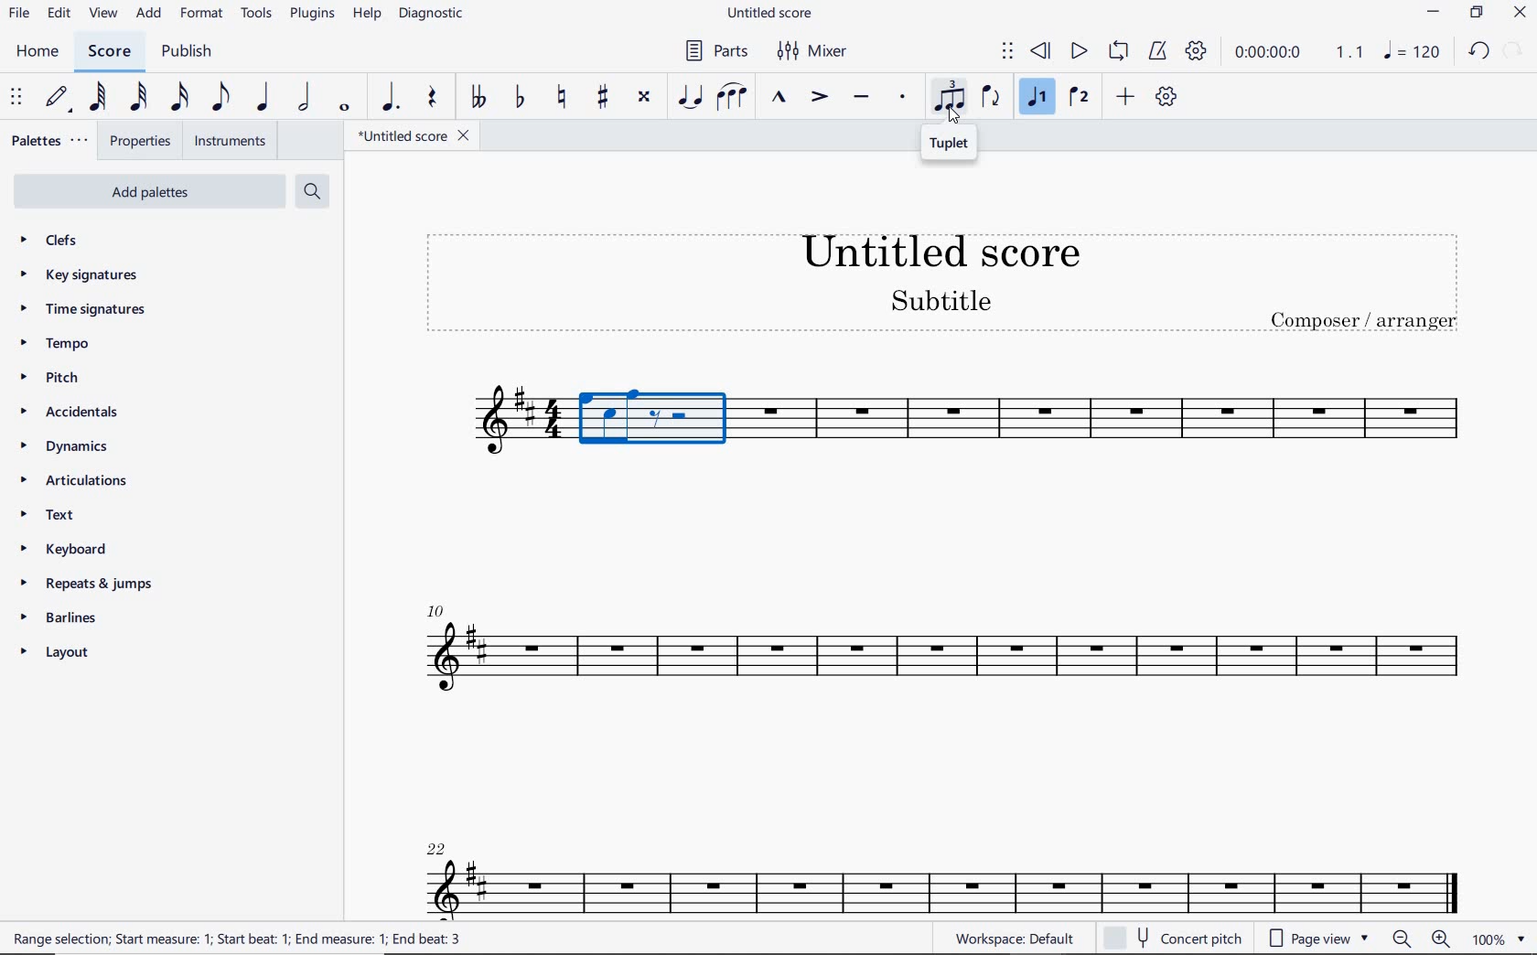  I want to click on REPEATS & JUMPS, so click(89, 583).